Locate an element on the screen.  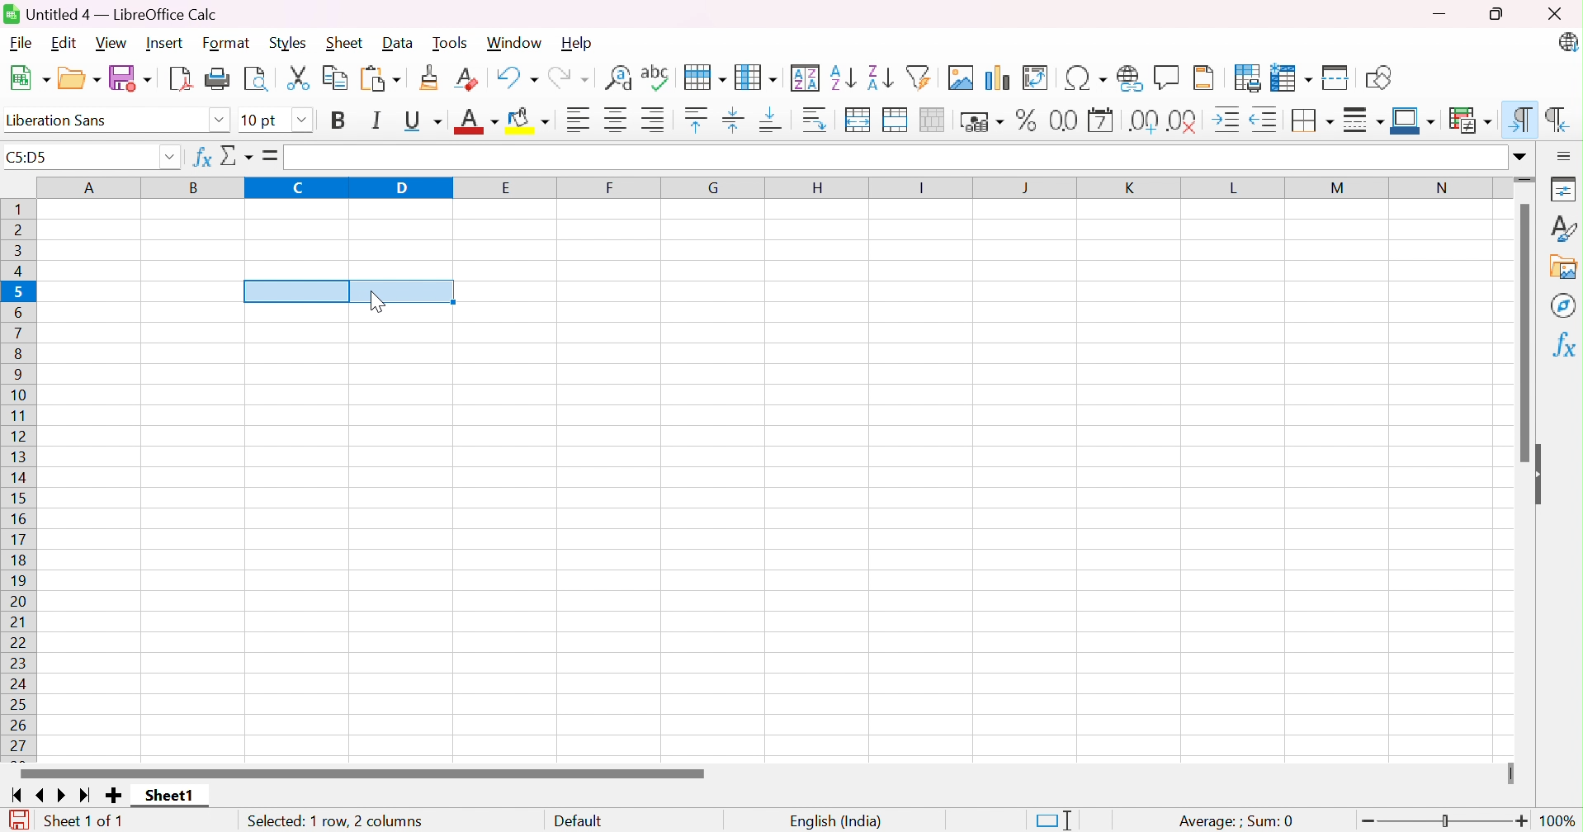
Align Right is located at coordinates (656, 121).